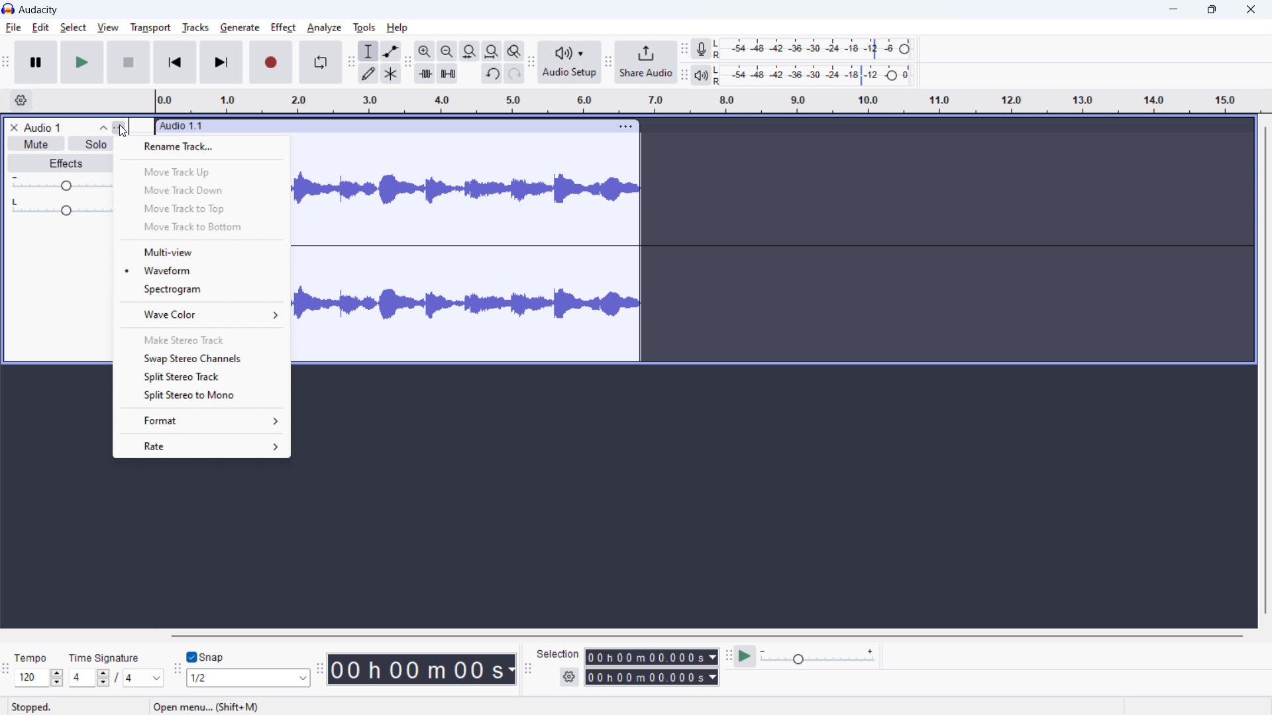  Describe the element at coordinates (382, 126) in the screenshot. I see `click to move` at that location.